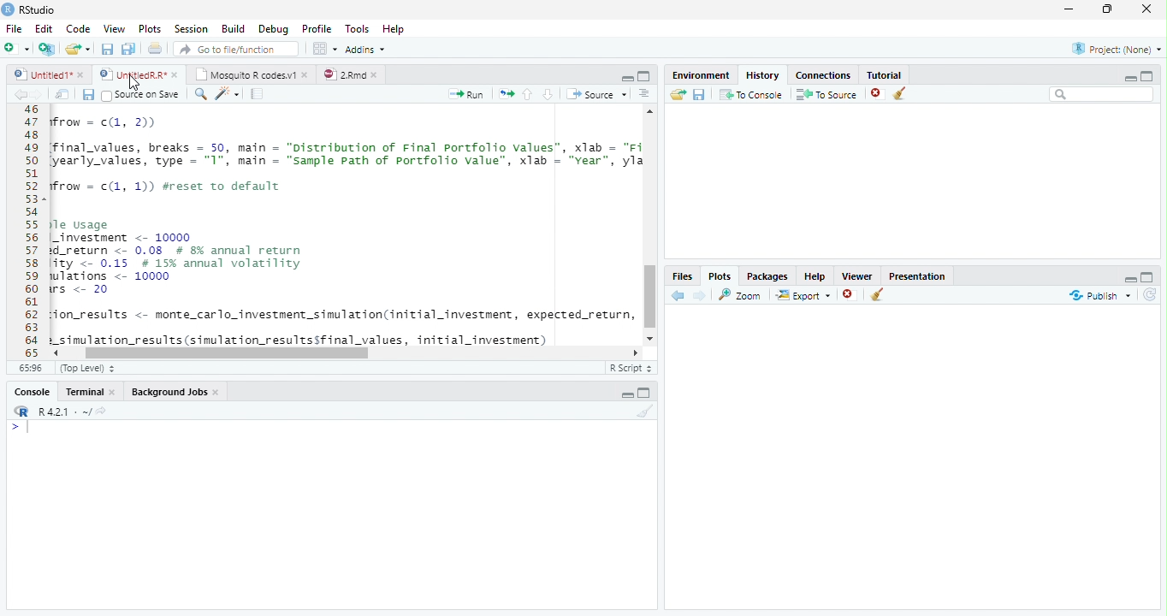 This screenshot has width=1167, height=616. Describe the element at coordinates (678, 295) in the screenshot. I see `Go to previous plot` at that location.